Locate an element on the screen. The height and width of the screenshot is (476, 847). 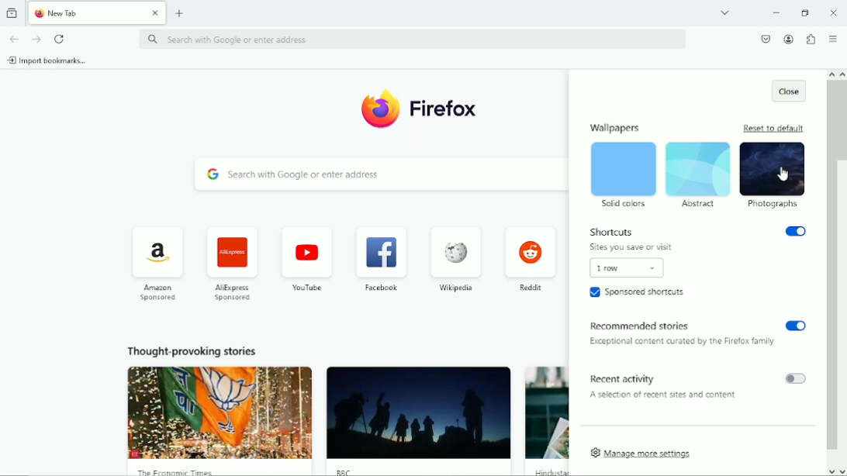
Go back is located at coordinates (13, 38).